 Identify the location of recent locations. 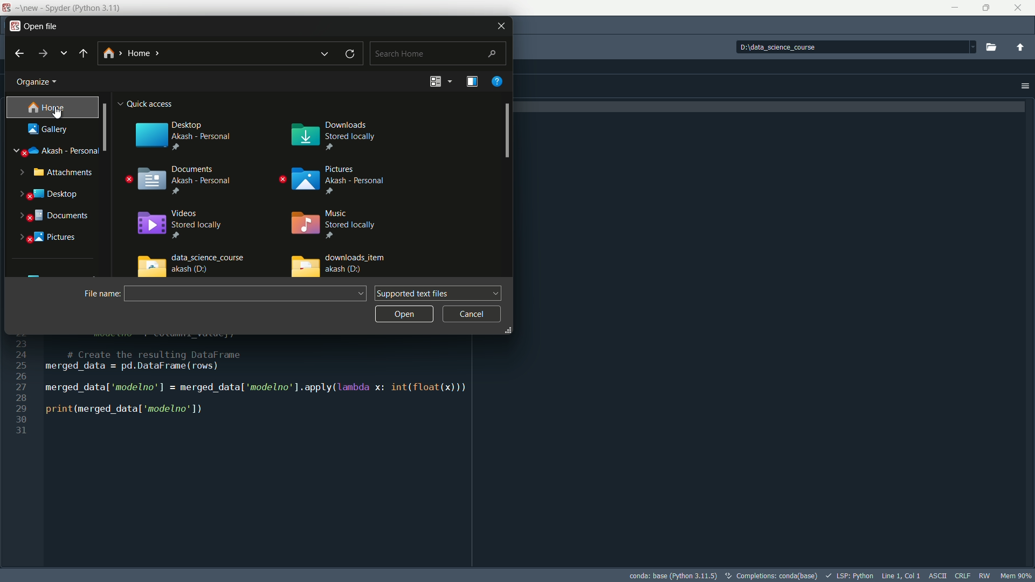
(64, 54).